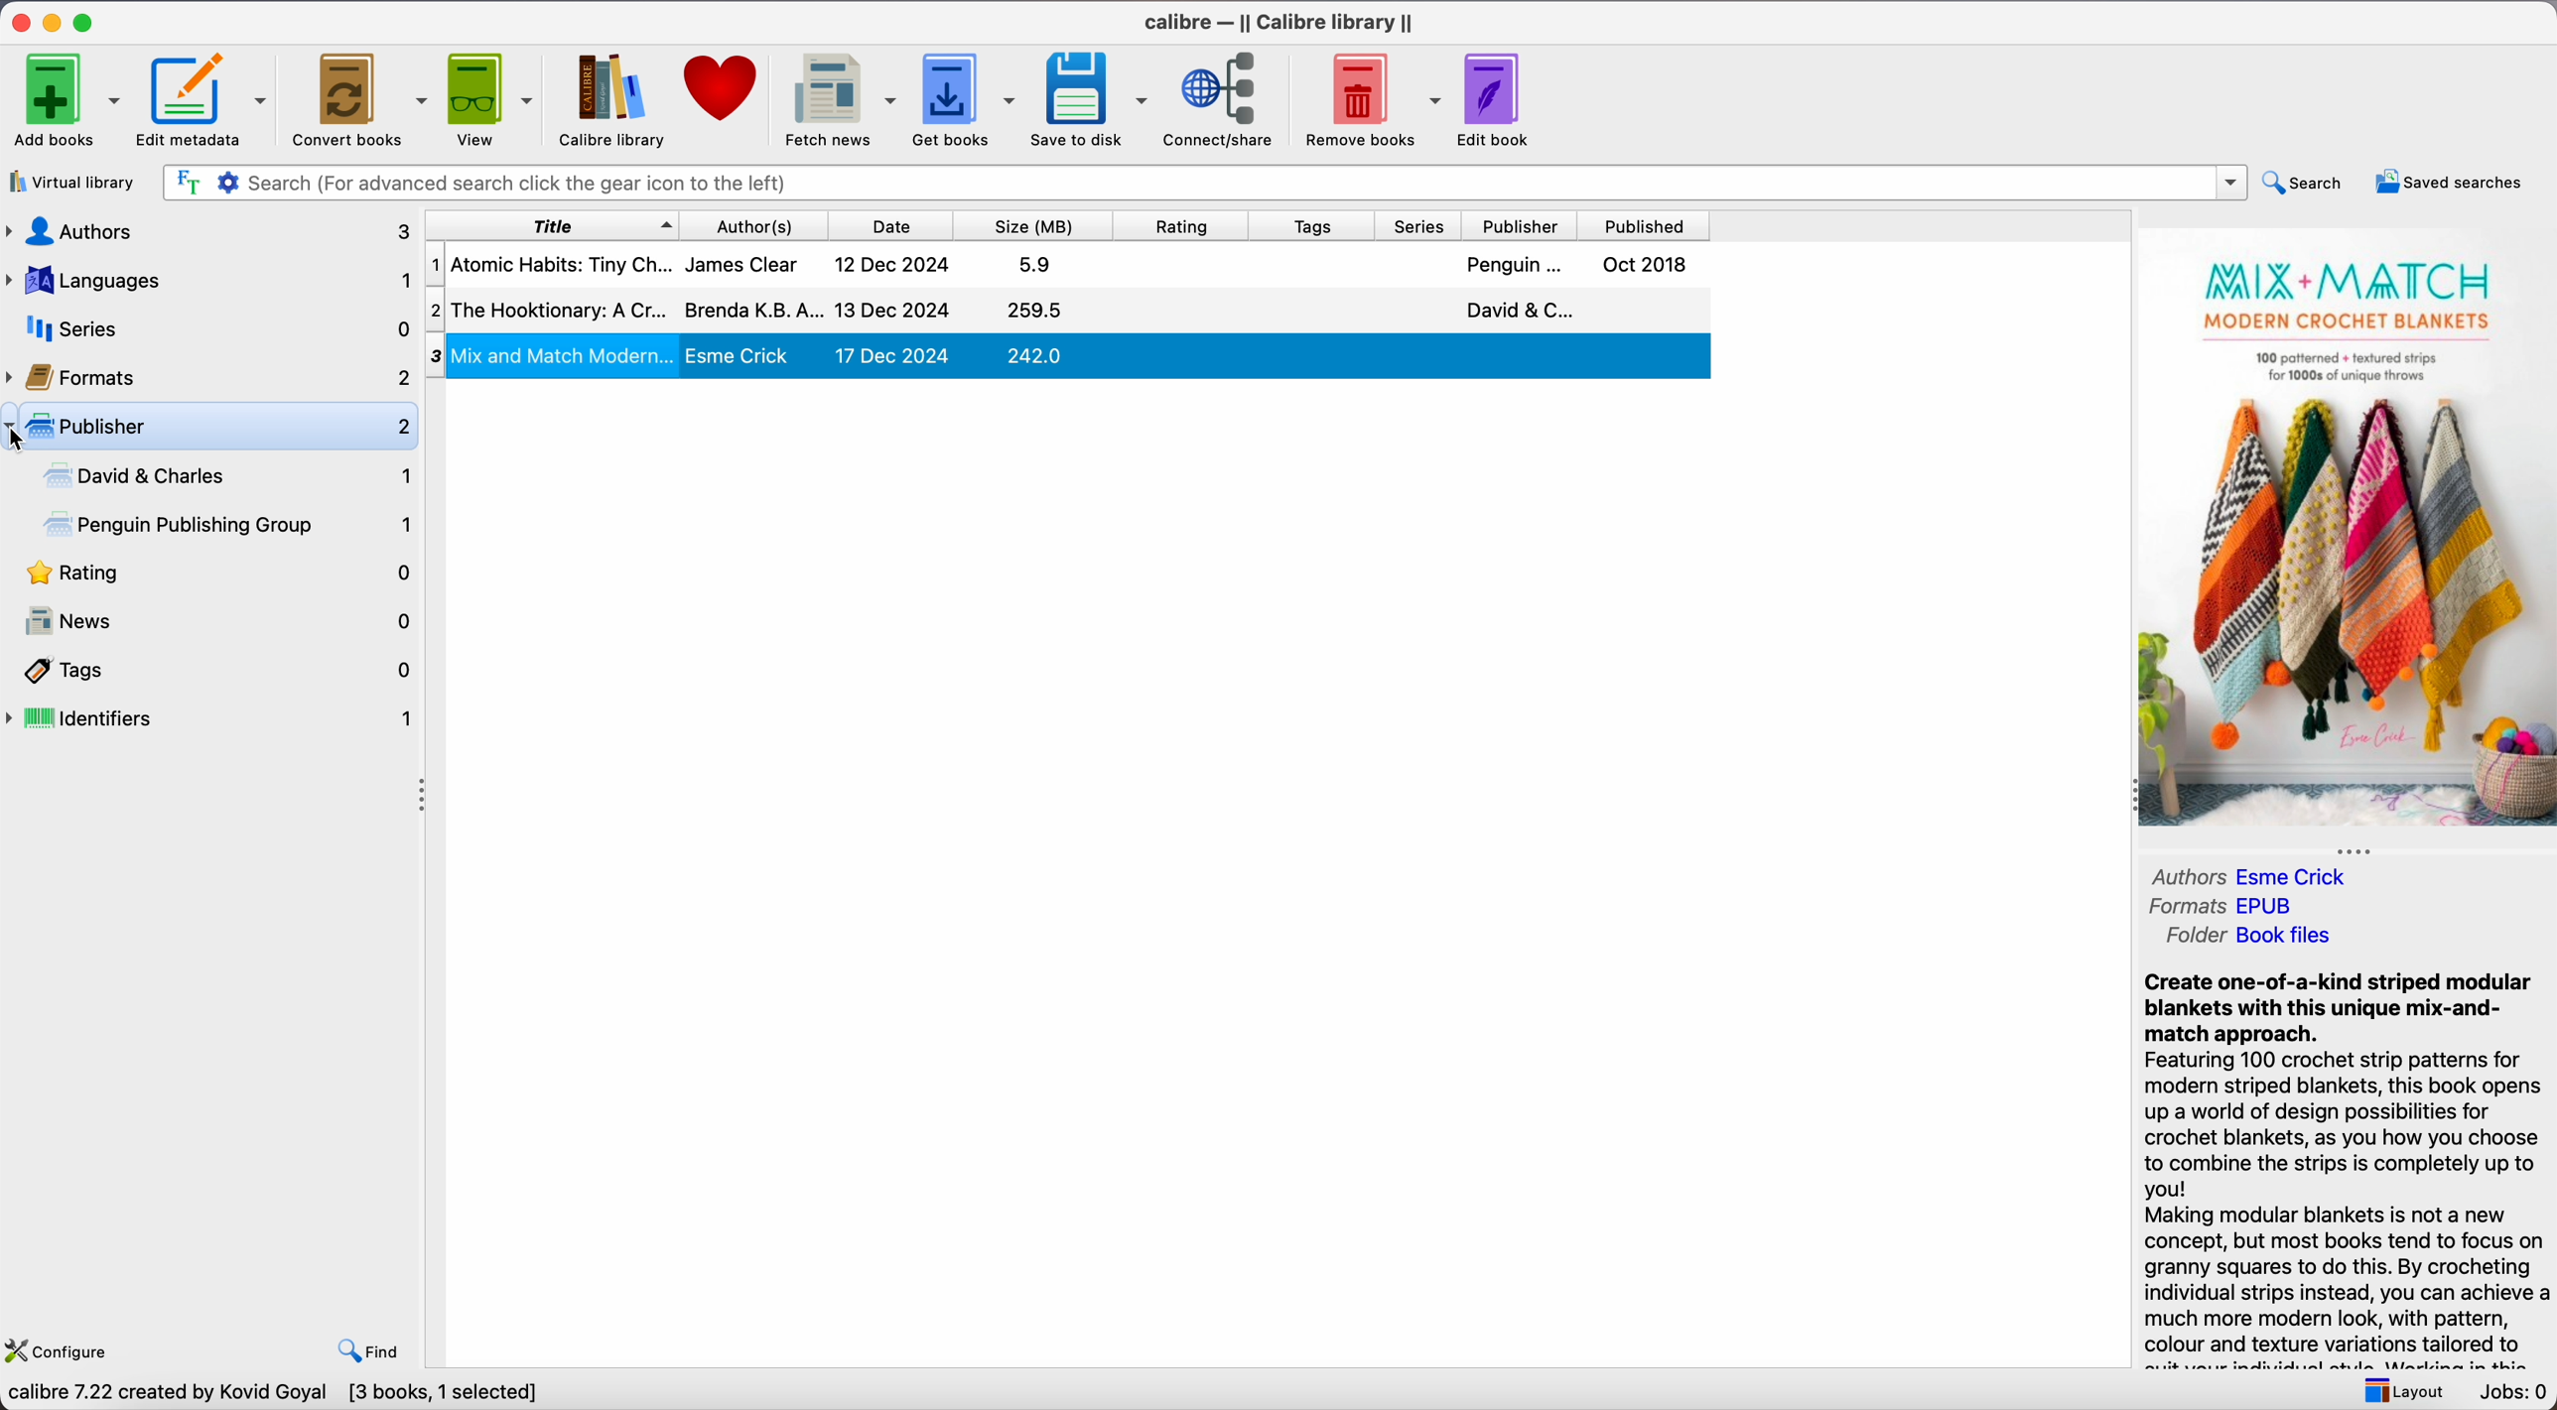 The width and height of the screenshot is (2557, 1410). Describe the element at coordinates (613, 102) in the screenshot. I see `Calibre library` at that location.